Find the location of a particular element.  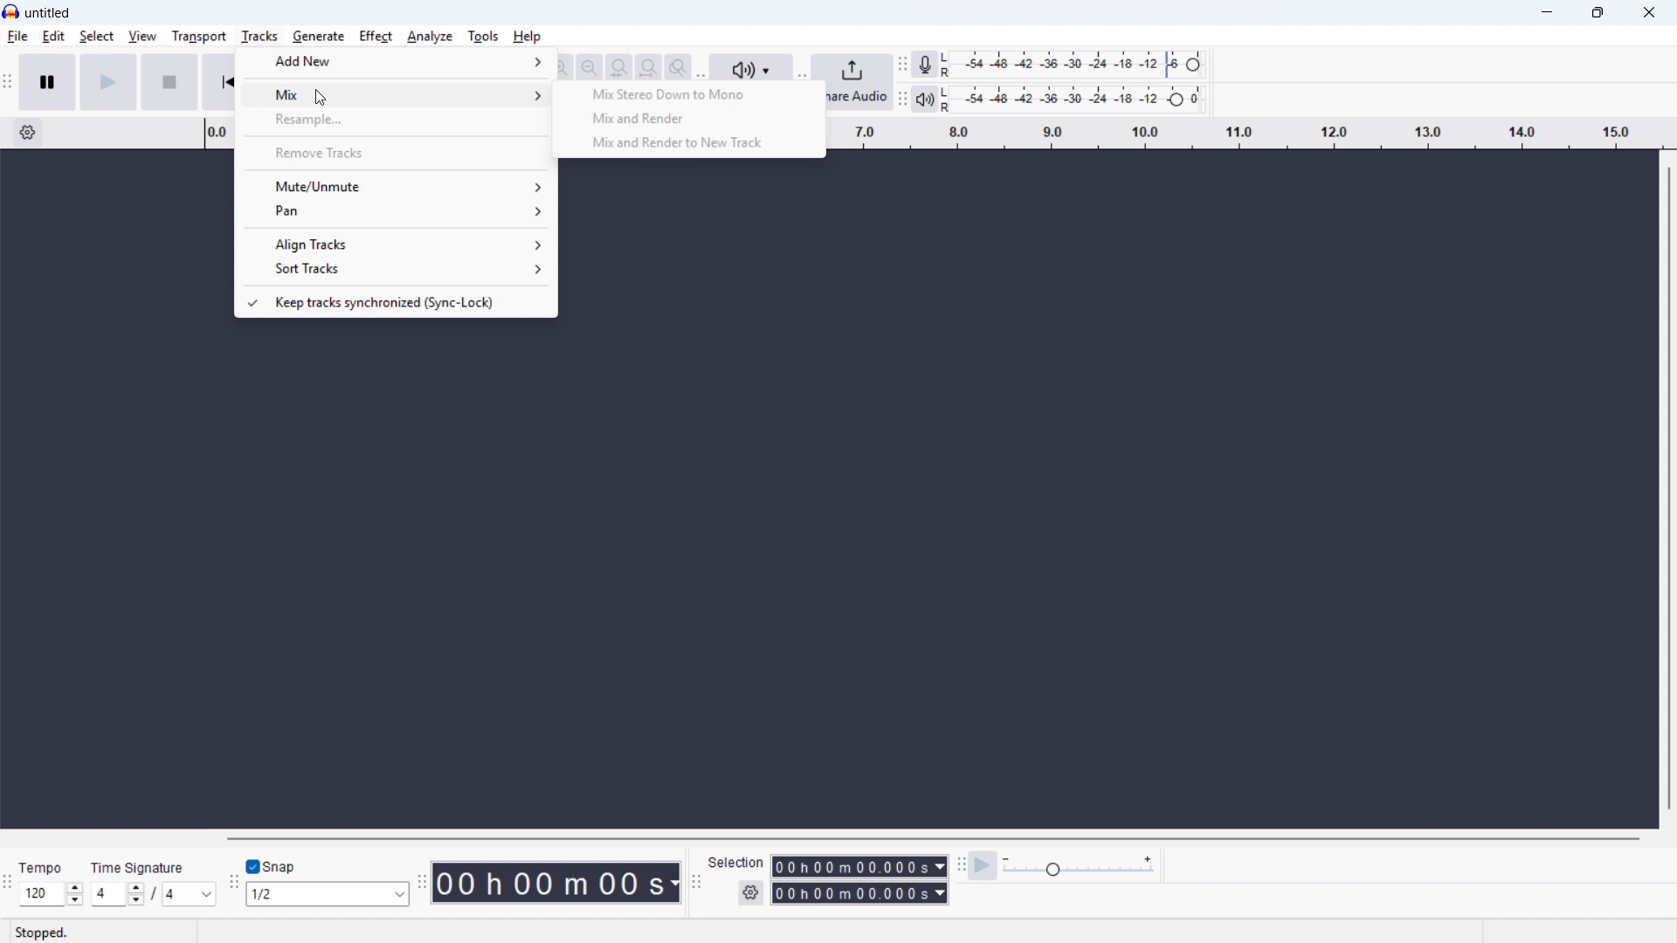

stopped. is located at coordinates (41, 933).